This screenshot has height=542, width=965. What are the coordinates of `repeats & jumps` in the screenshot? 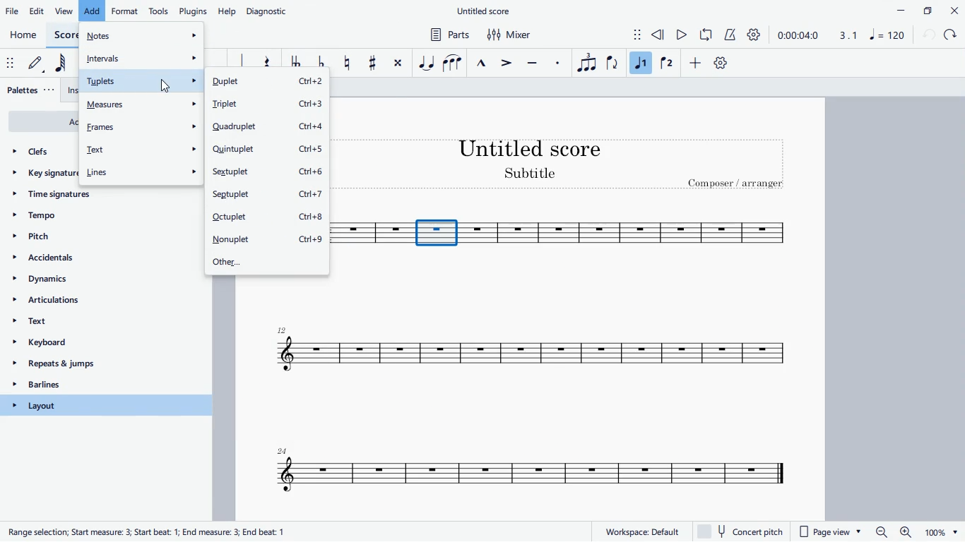 It's located at (90, 365).